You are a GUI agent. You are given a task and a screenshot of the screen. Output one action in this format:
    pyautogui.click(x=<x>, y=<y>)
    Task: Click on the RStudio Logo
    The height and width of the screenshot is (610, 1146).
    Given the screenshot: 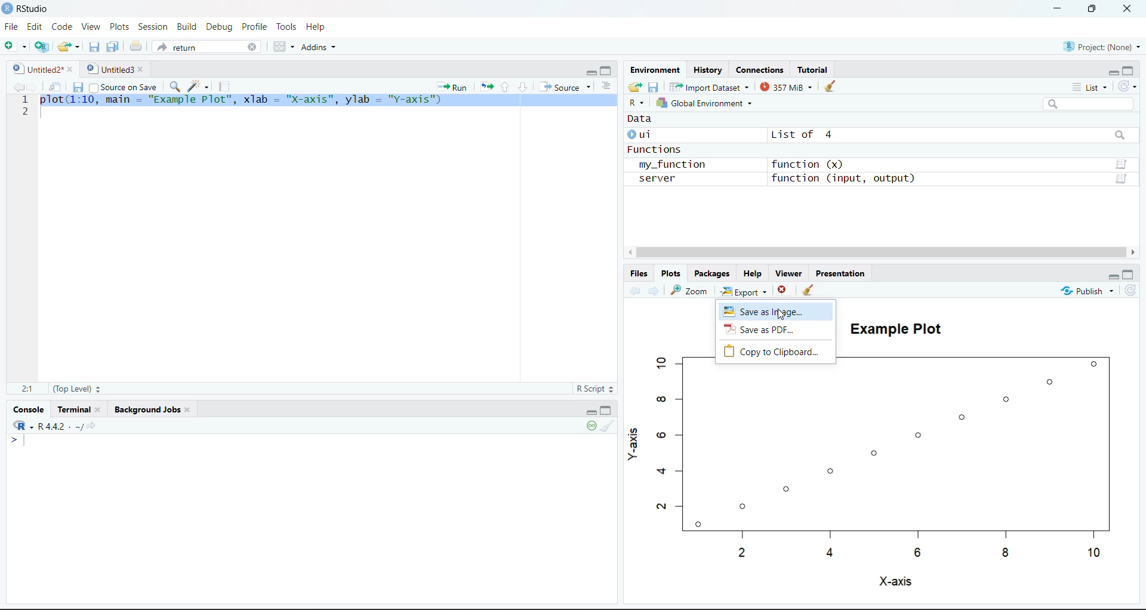 What is the action you would take?
    pyautogui.click(x=18, y=424)
    